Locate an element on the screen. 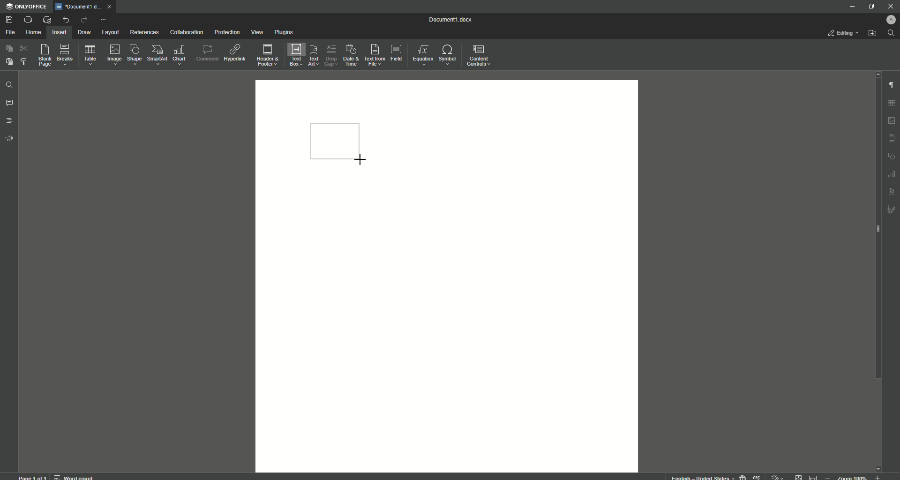 This screenshot has height=480, width=900. Headings is located at coordinates (10, 121).